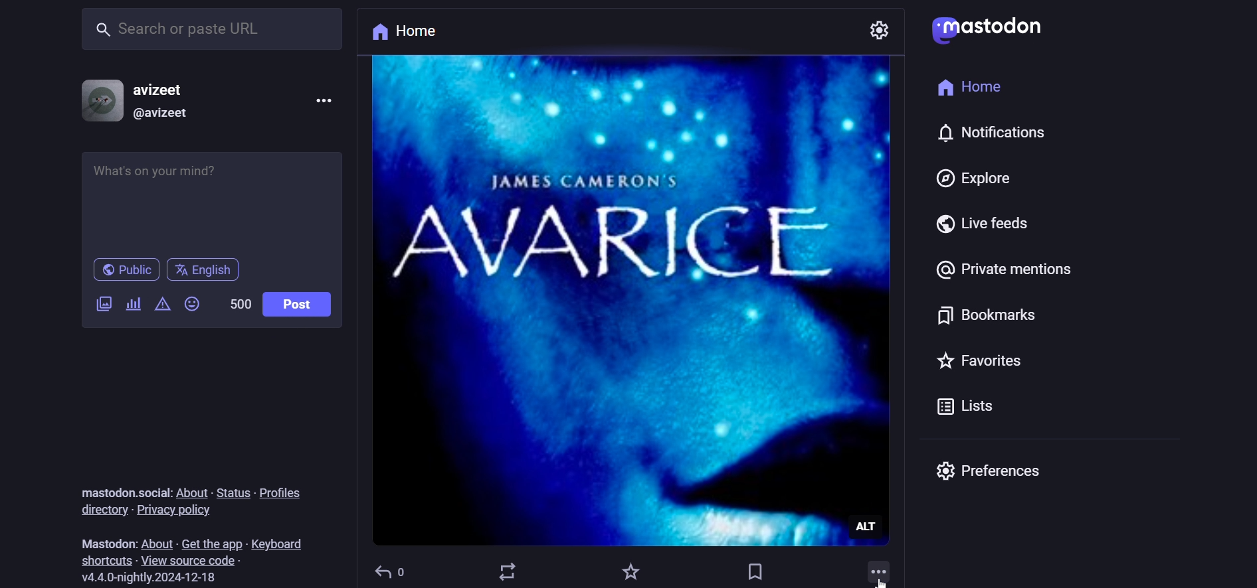 The image size is (1257, 588). Describe the element at coordinates (167, 113) in the screenshot. I see `id` at that location.